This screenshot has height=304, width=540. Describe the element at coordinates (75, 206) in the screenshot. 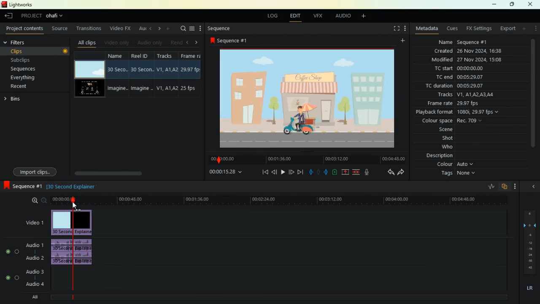

I see `Cursor` at that location.